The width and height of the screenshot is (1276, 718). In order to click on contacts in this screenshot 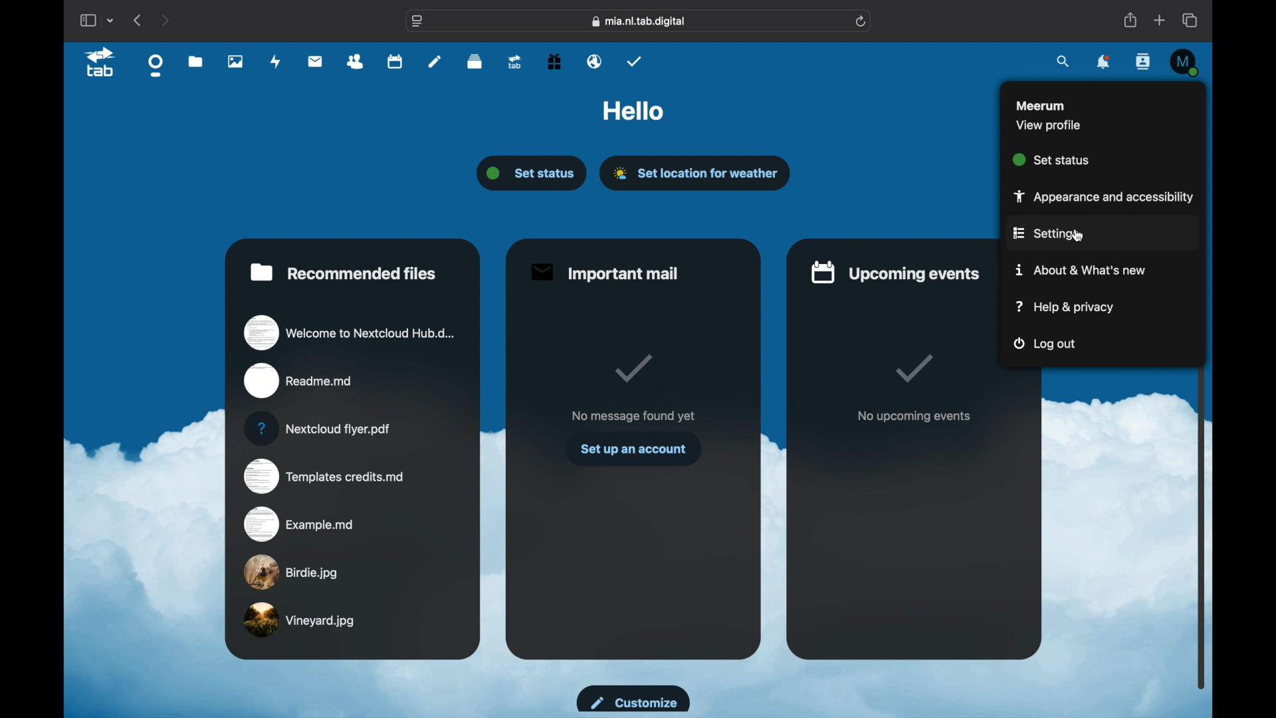, I will do `click(356, 61)`.